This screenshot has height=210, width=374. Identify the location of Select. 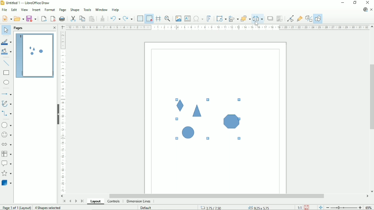
(5, 30).